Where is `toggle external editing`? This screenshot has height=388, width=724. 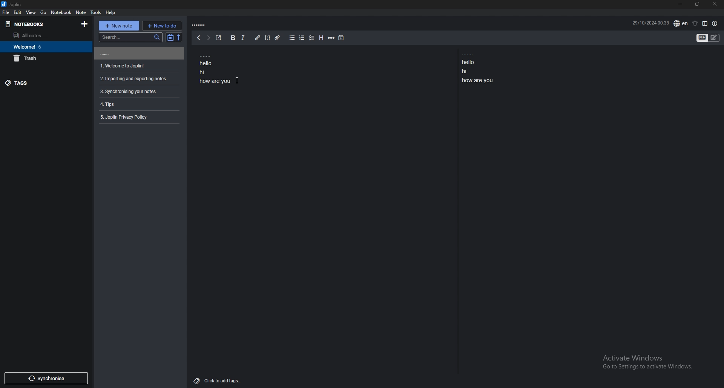
toggle external editing is located at coordinates (219, 38).